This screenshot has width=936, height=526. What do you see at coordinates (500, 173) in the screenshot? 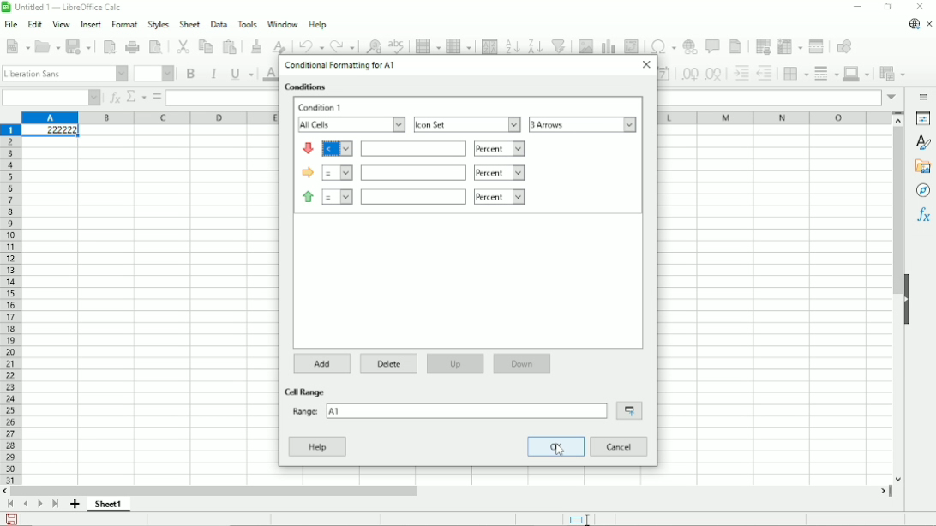
I see `percent` at bounding box center [500, 173].